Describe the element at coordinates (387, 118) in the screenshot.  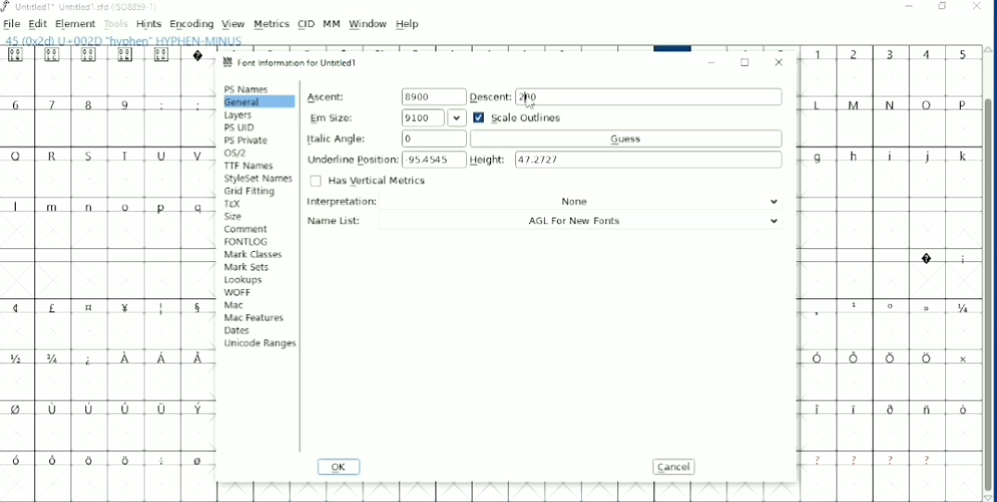
I see `Em Size` at that location.